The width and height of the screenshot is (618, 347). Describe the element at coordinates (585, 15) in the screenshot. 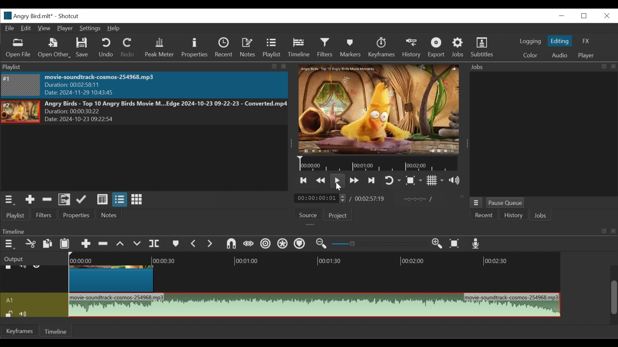

I see `Restore` at that location.